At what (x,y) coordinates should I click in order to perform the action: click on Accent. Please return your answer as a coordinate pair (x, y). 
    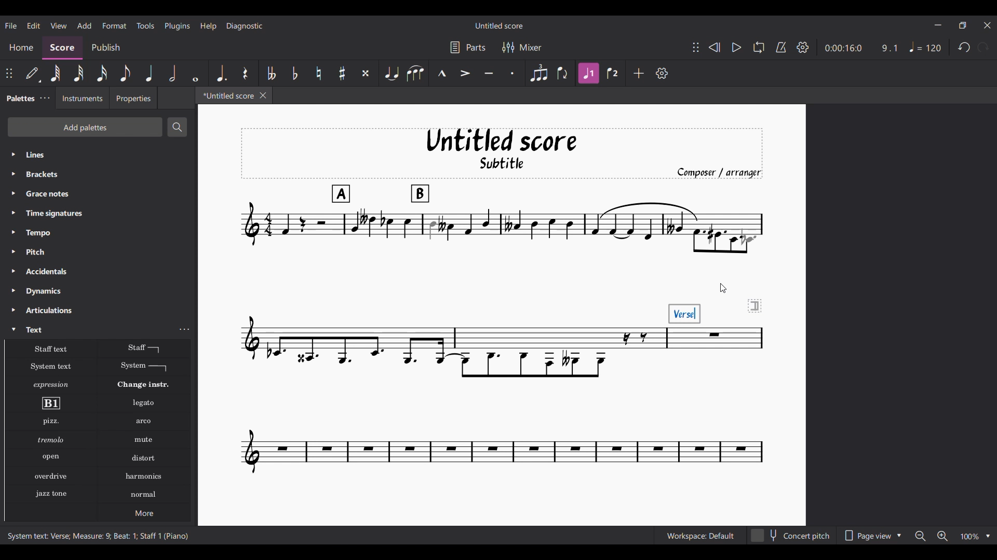
    Looking at the image, I should click on (465, 73).